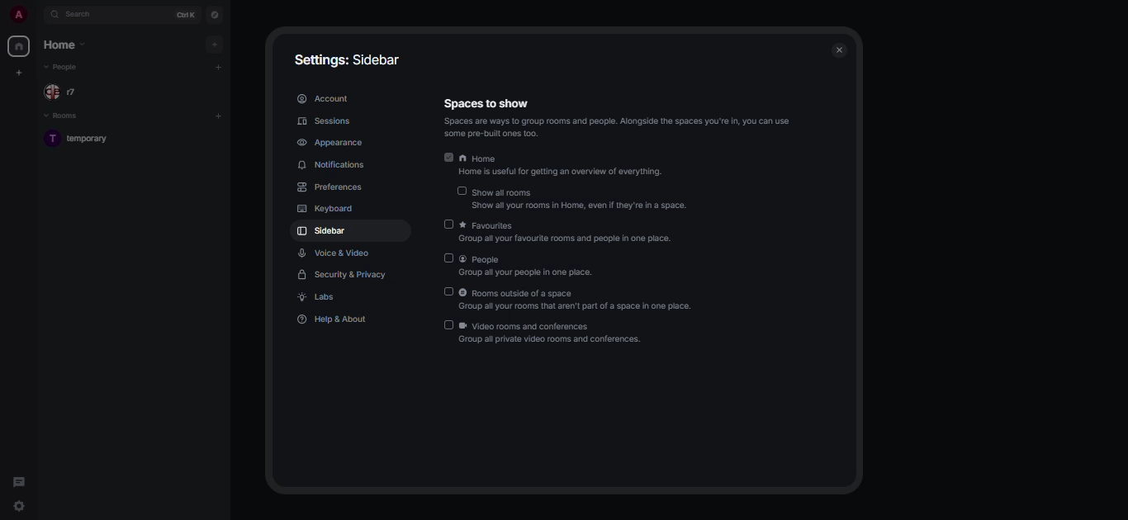 This screenshot has width=1128, height=520. What do you see at coordinates (565, 158) in the screenshot?
I see `home` at bounding box center [565, 158].